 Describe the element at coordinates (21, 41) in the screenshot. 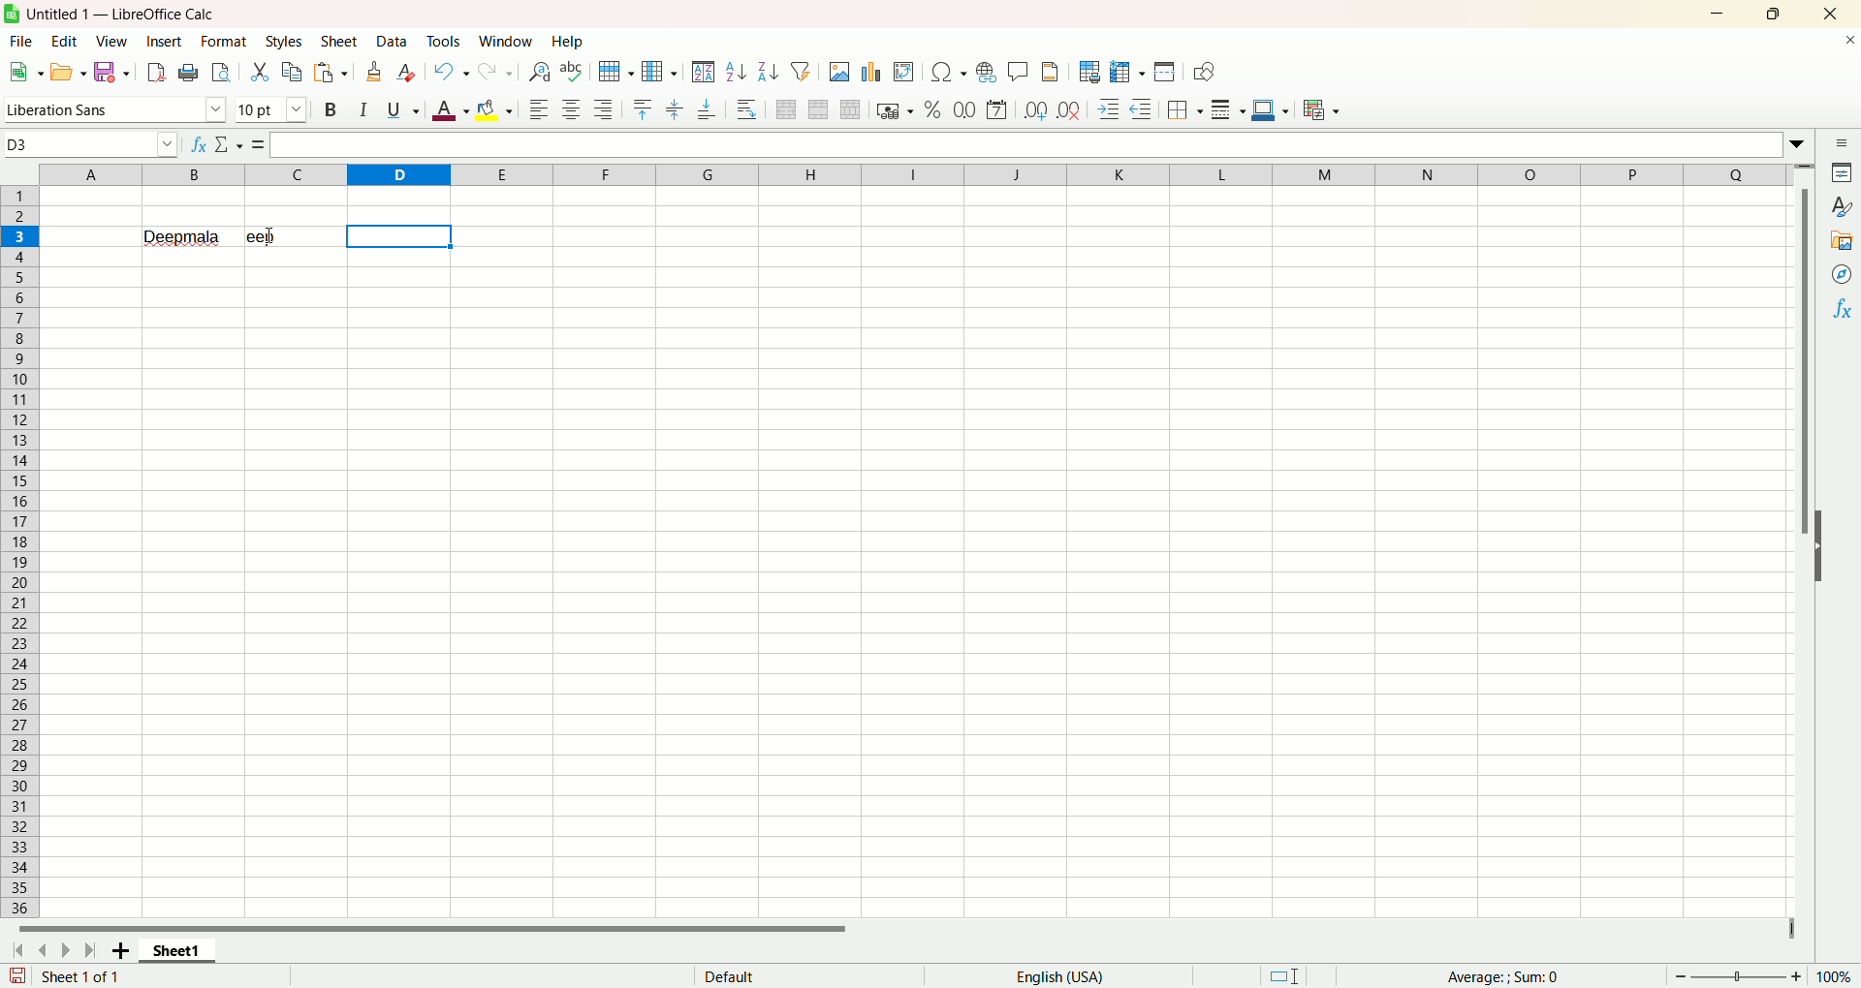

I see `File` at that location.